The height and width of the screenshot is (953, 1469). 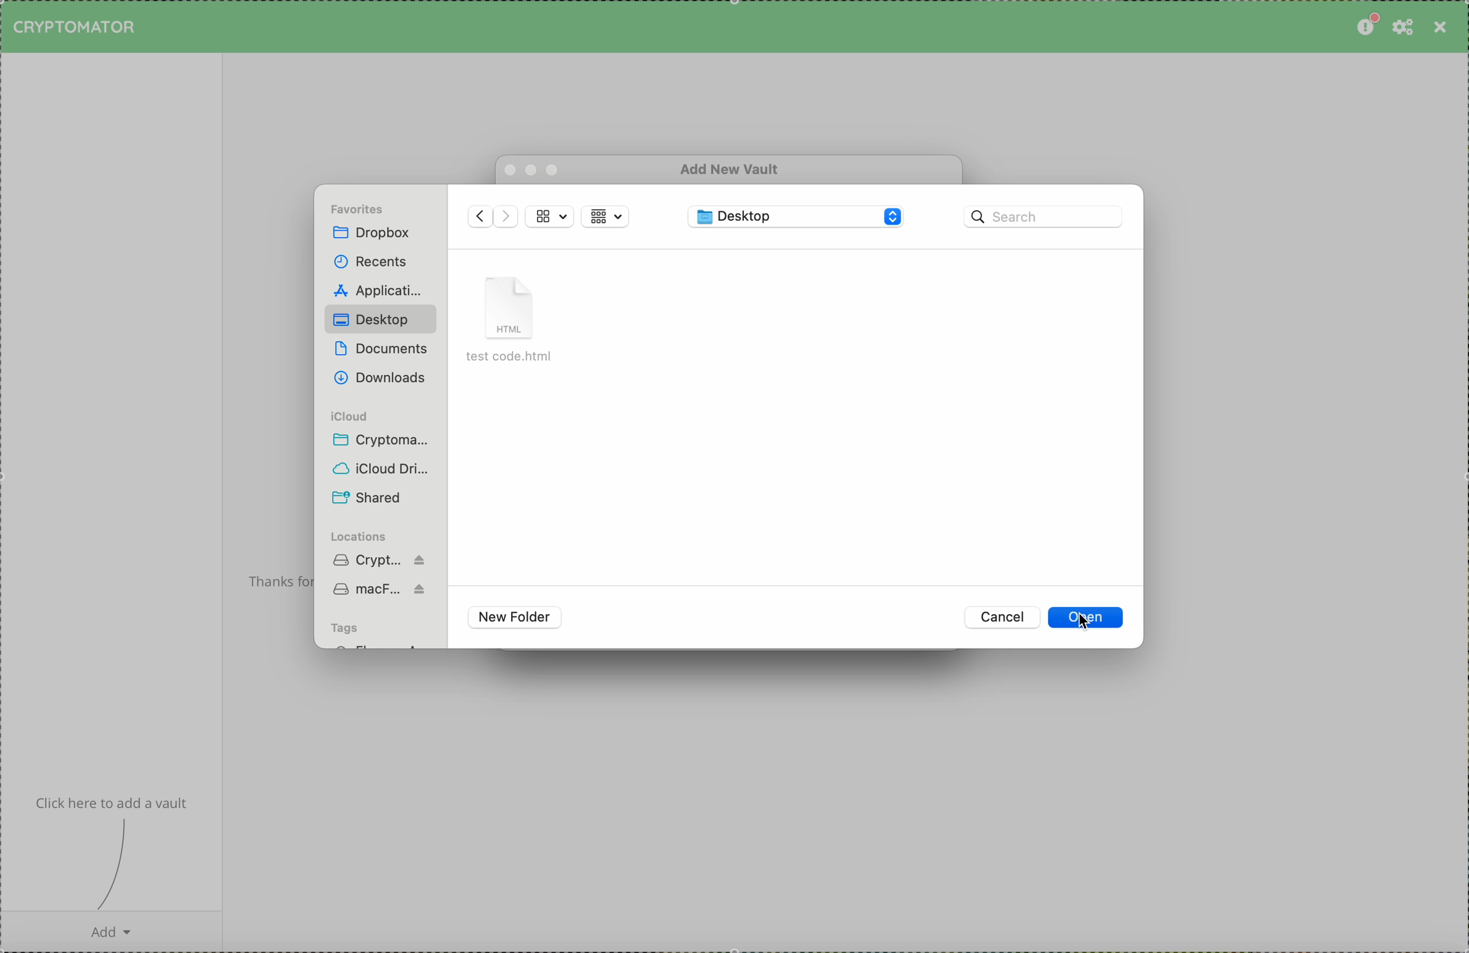 I want to click on shared, so click(x=378, y=500).